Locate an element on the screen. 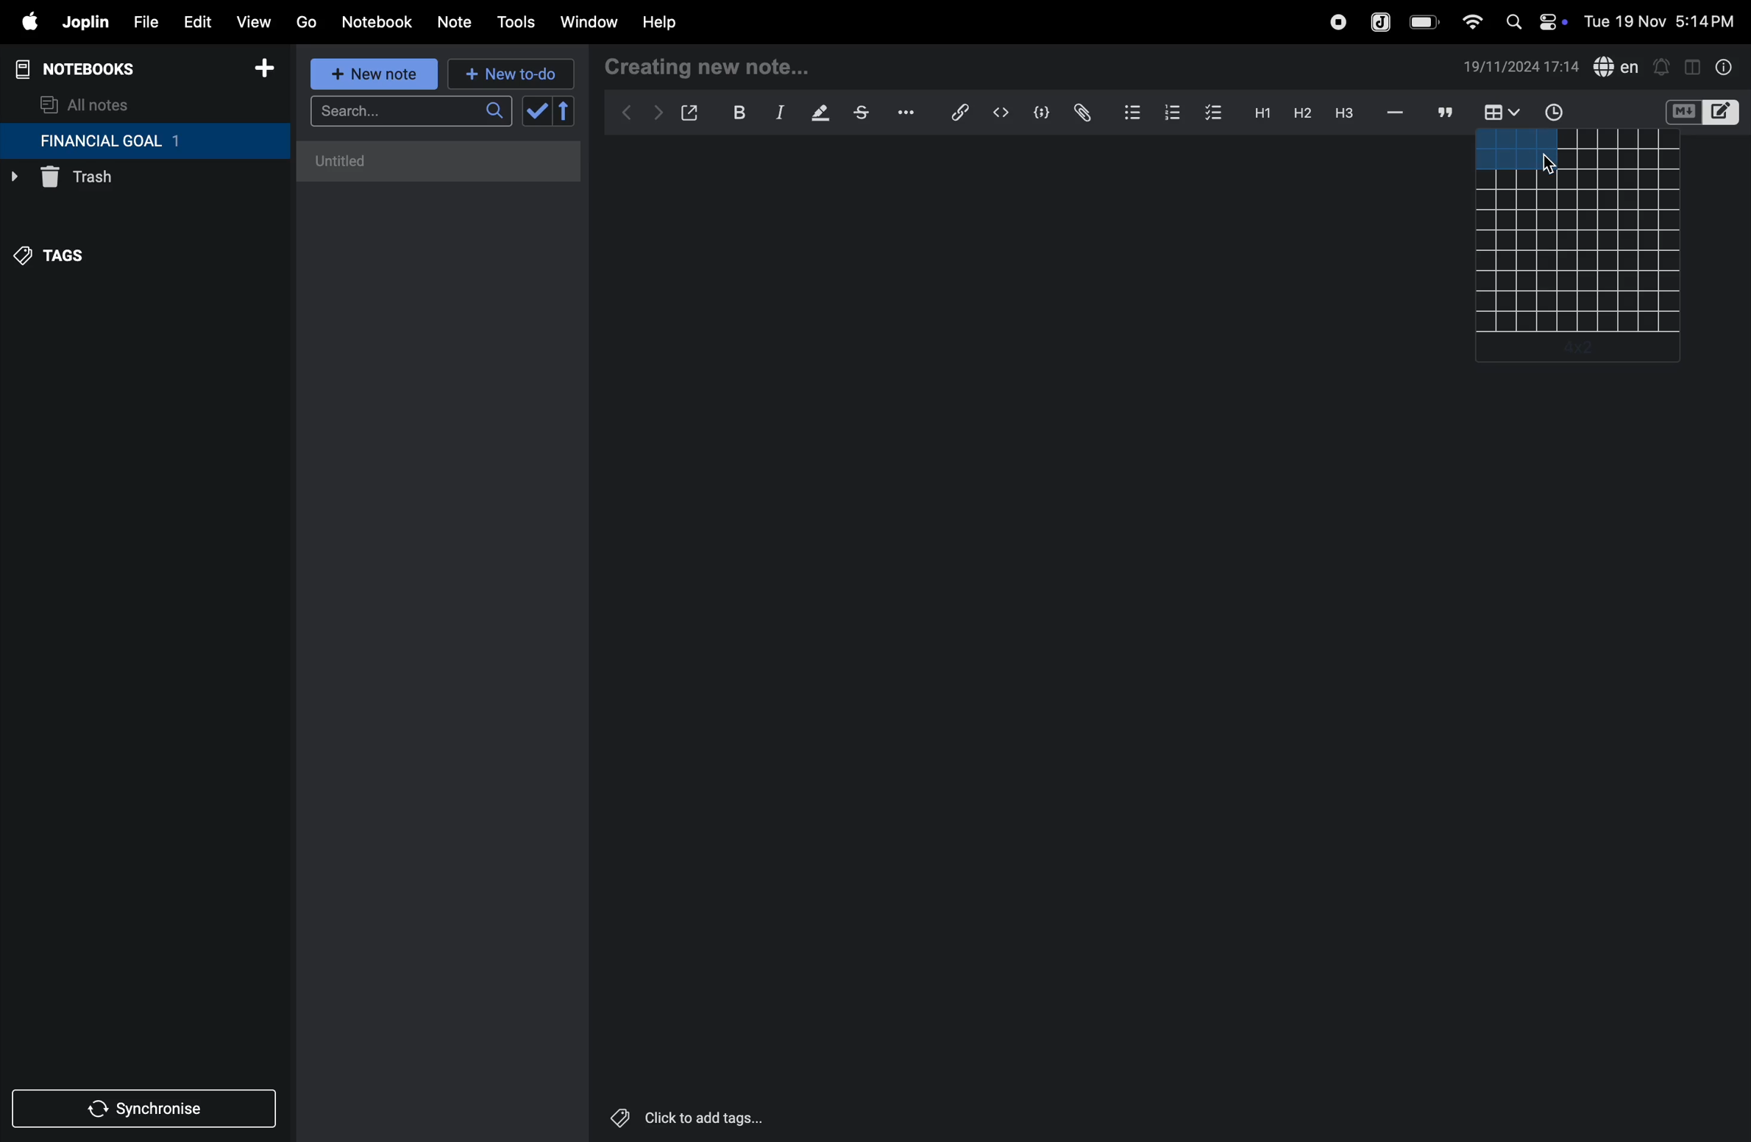 The width and height of the screenshot is (1751, 1142). open window is located at coordinates (688, 113).